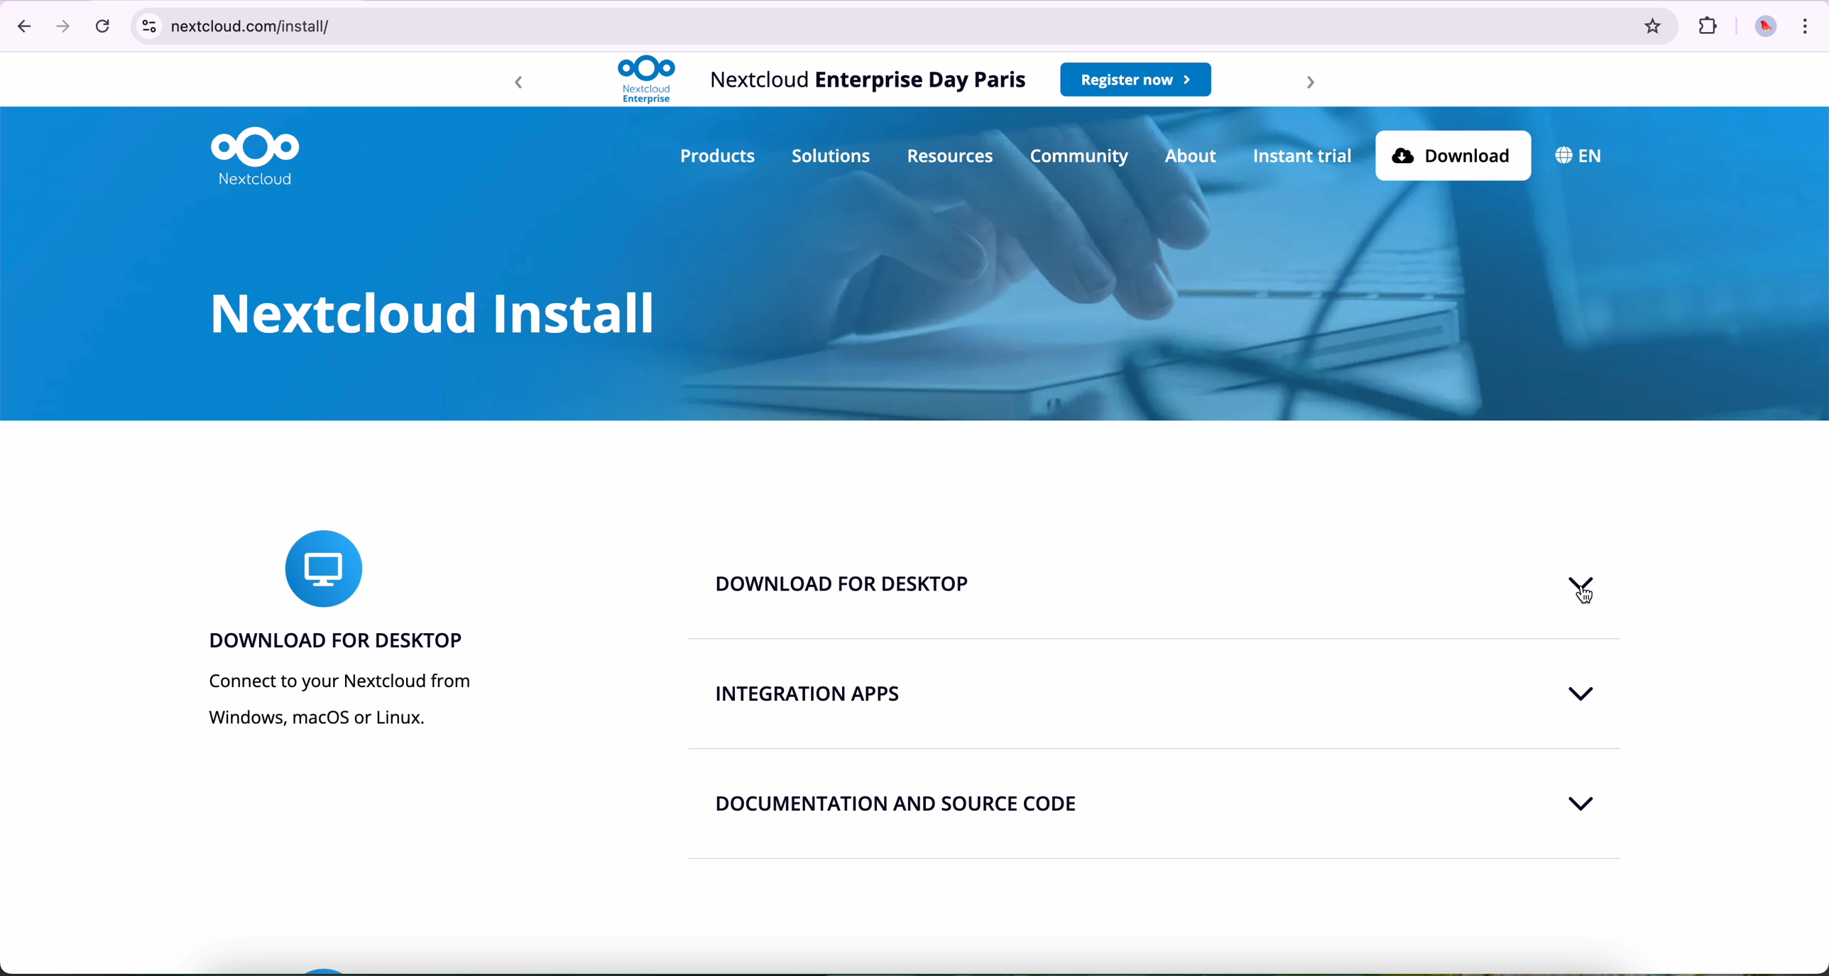 The image size is (1829, 976). Describe the element at coordinates (645, 80) in the screenshot. I see `Nextcloud logo` at that location.